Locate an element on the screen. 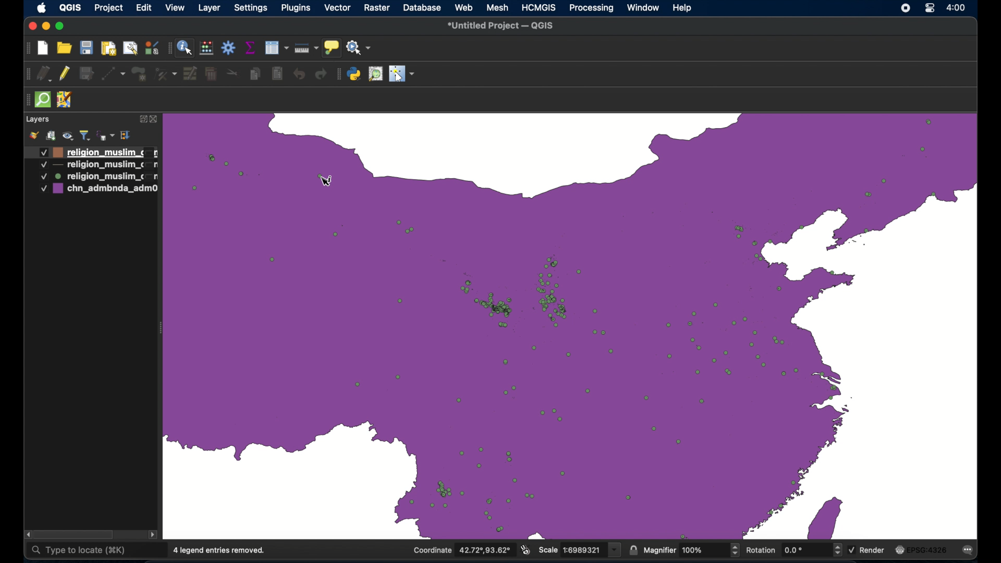  HCMGIS is located at coordinates (539, 8).